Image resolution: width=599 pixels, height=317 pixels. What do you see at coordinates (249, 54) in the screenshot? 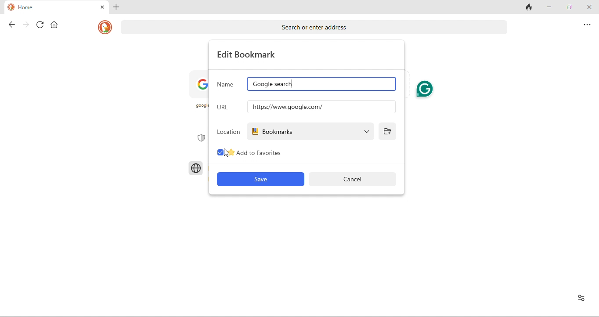
I see `edit bookmark` at bounding box center [249, 54].